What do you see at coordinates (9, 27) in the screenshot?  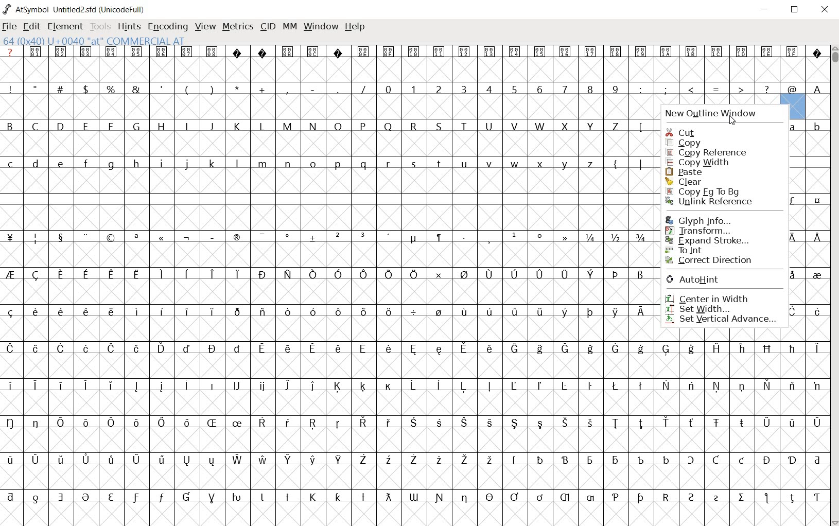 I see `FILE` at bounding box center [9, 27].